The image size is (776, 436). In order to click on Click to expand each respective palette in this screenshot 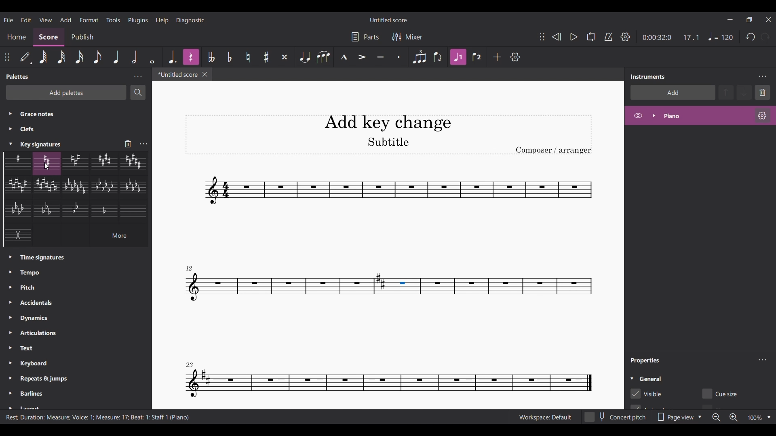, I will do `click(9, 212)`.